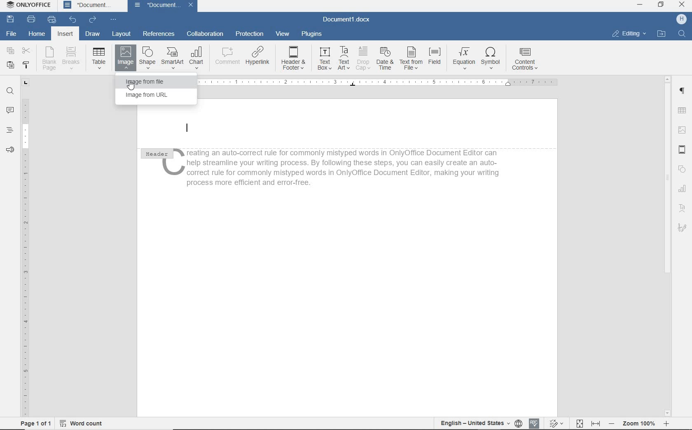  What do you see at coordinates (149, 58) in the screenshot?
I see `SHAPE` at bounding box center [149, 58].